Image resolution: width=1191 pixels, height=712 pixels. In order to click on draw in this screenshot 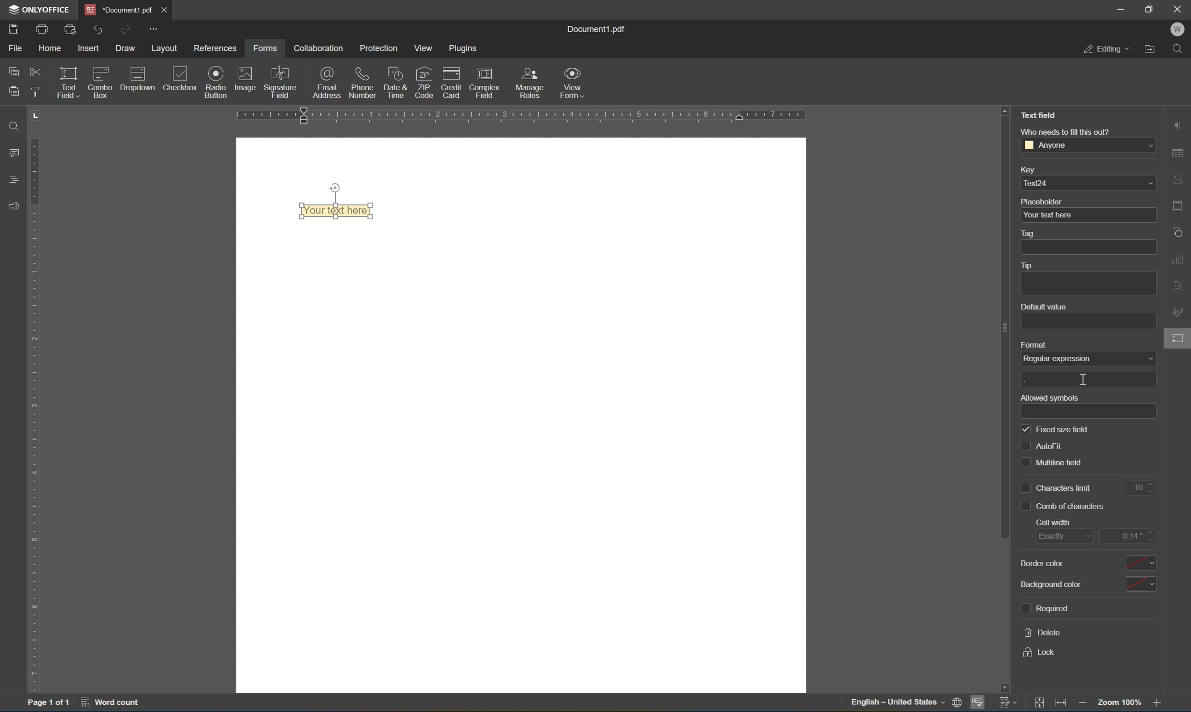, I will do `click(126, 48)`.